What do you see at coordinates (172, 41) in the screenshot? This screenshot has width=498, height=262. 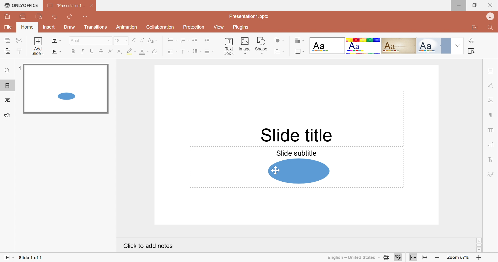 I see `Bullets` at bounding box center [172, 41].